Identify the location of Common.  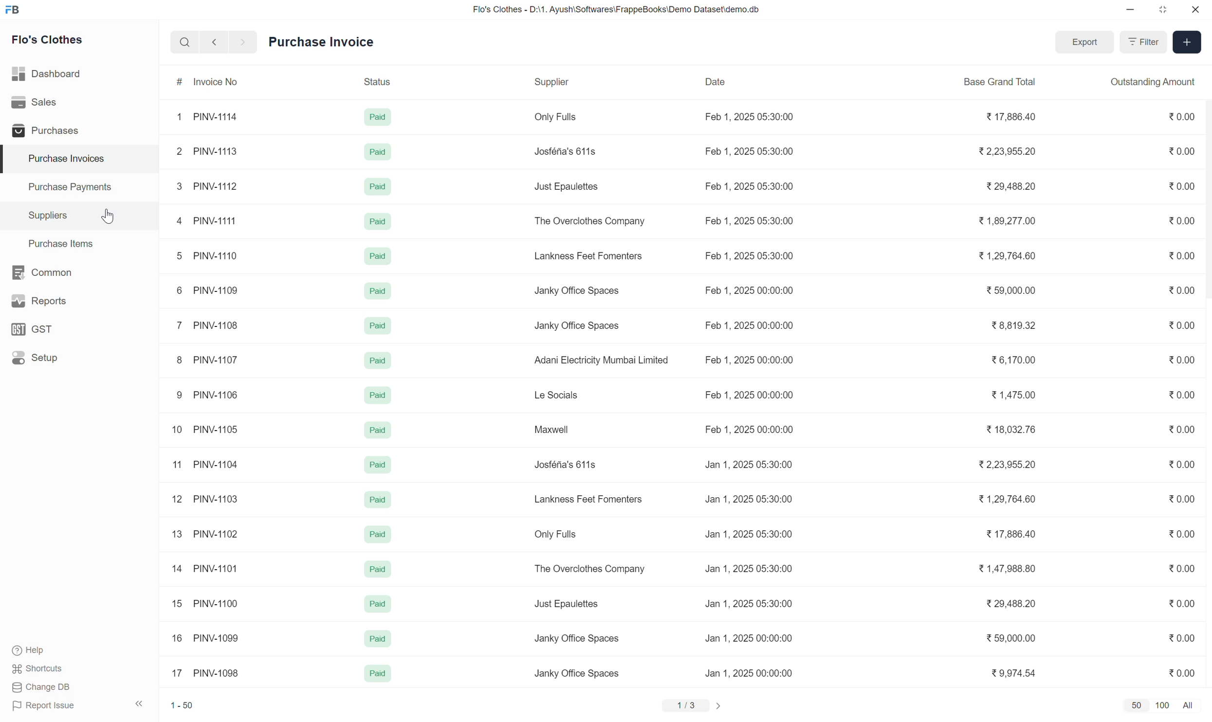
(78, 272).